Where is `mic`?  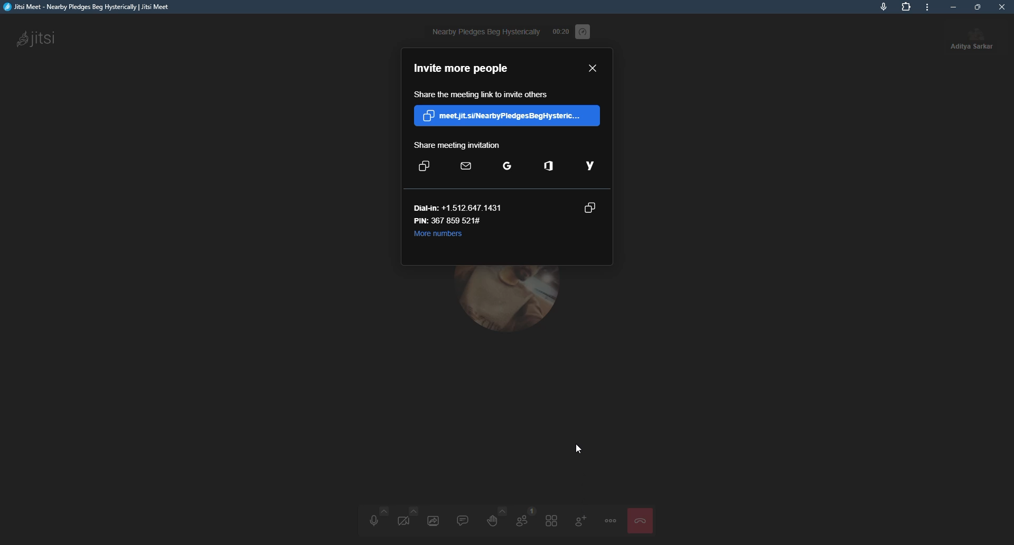 mic is located at coordinates (884, 7).